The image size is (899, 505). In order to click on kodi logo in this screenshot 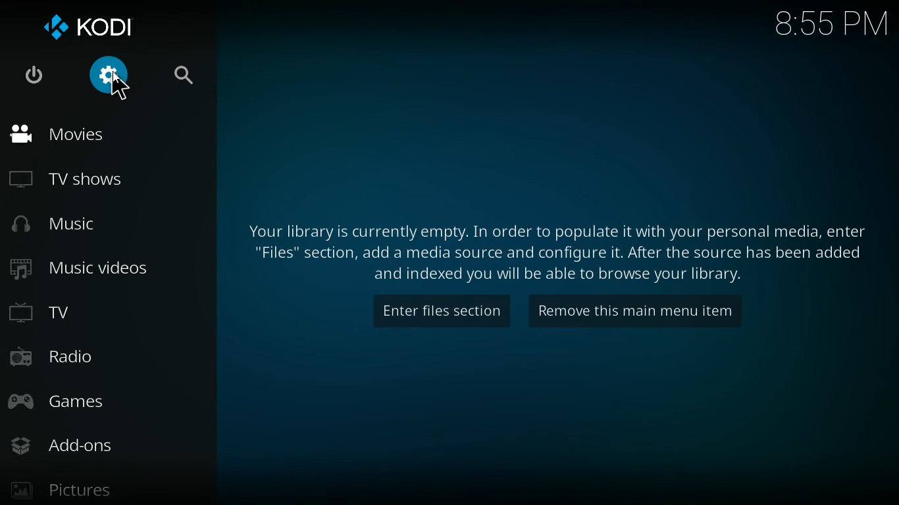, I will do `click(99, 27)`.